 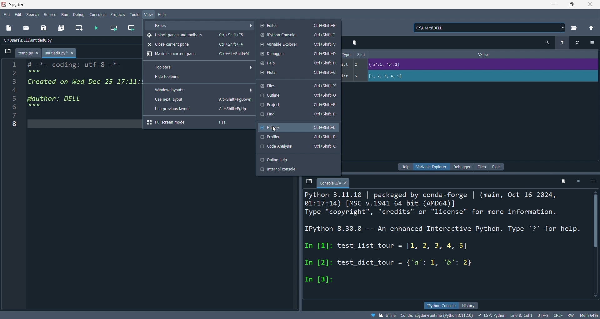 I want to click on file encoding, so click(x=542, y=315).